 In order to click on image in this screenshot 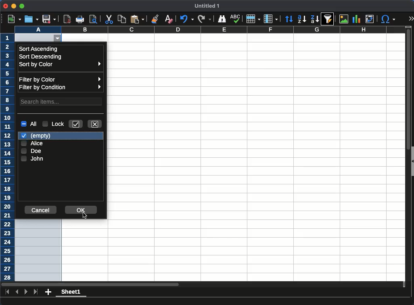, I will do `click(344, 19)`.